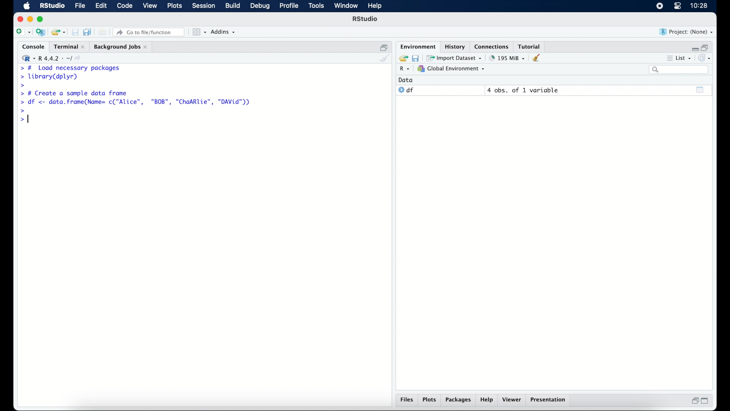 The image size is (730, 411). What do you see at coordinates (41, 33) in the screenshot?
I see `create new project` at bounding box center [41, 33].